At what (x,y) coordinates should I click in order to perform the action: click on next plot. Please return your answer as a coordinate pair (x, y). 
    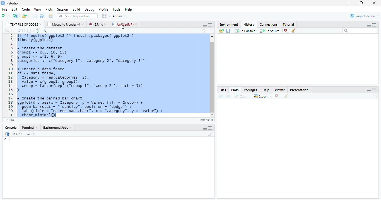
    Looking at the image, I should click on (229, 96).